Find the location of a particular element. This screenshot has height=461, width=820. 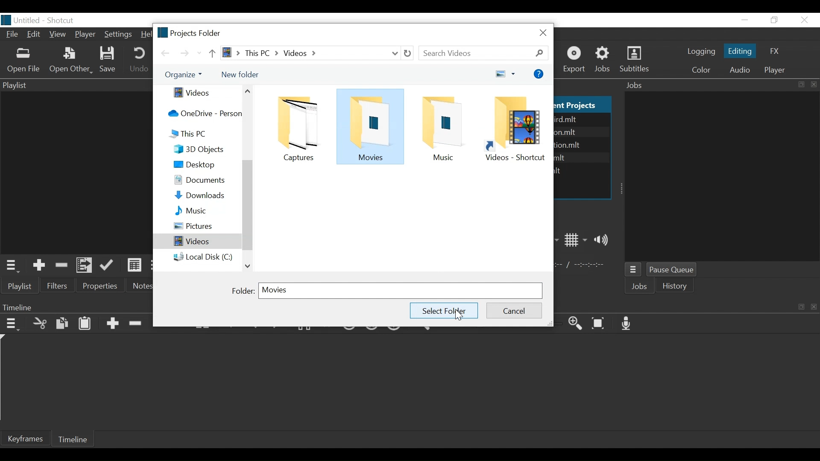

Subtitles is located at coordinates (634, 60).